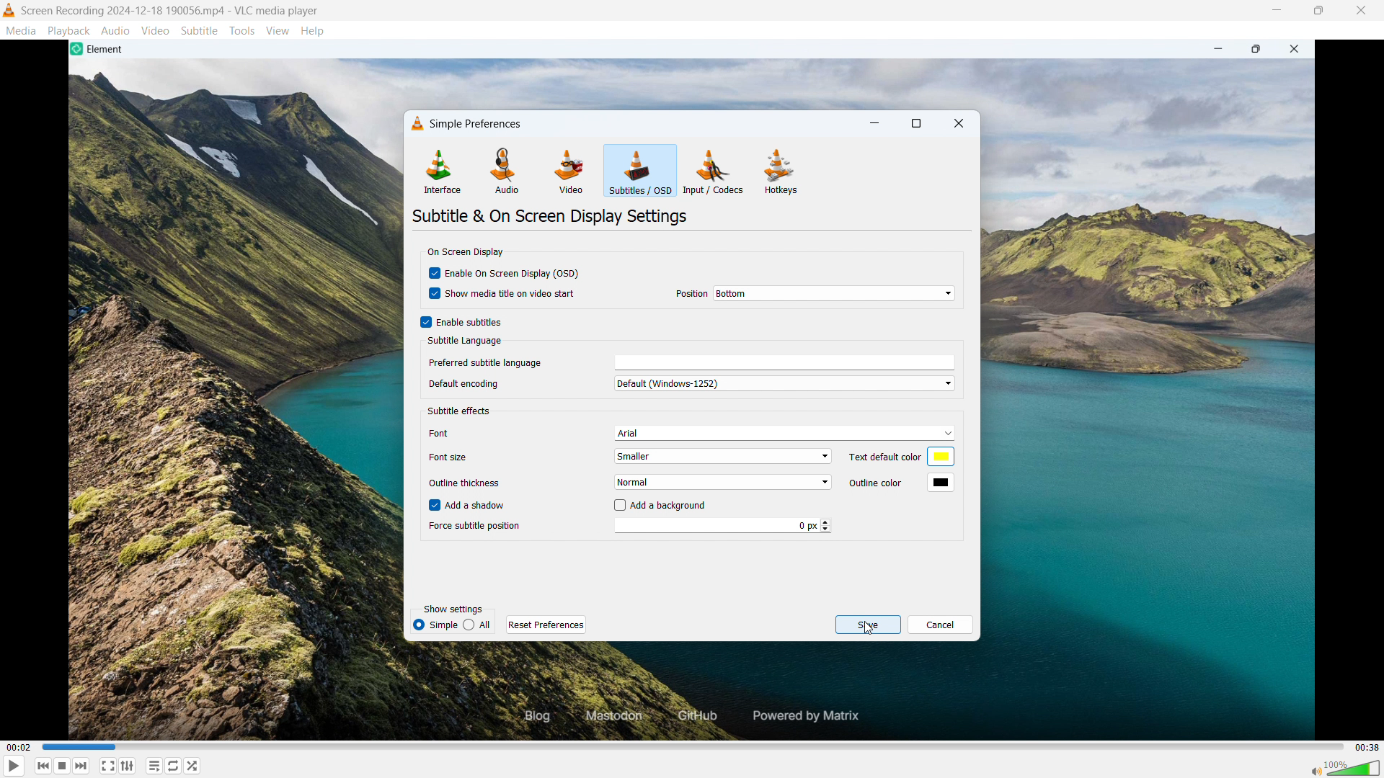 The height and width of the screenshot is (778, 1384). What do you see at coordinates (941, 483) in the screenshot?
I see `Outline colour ` at bounding box center [941, 483].